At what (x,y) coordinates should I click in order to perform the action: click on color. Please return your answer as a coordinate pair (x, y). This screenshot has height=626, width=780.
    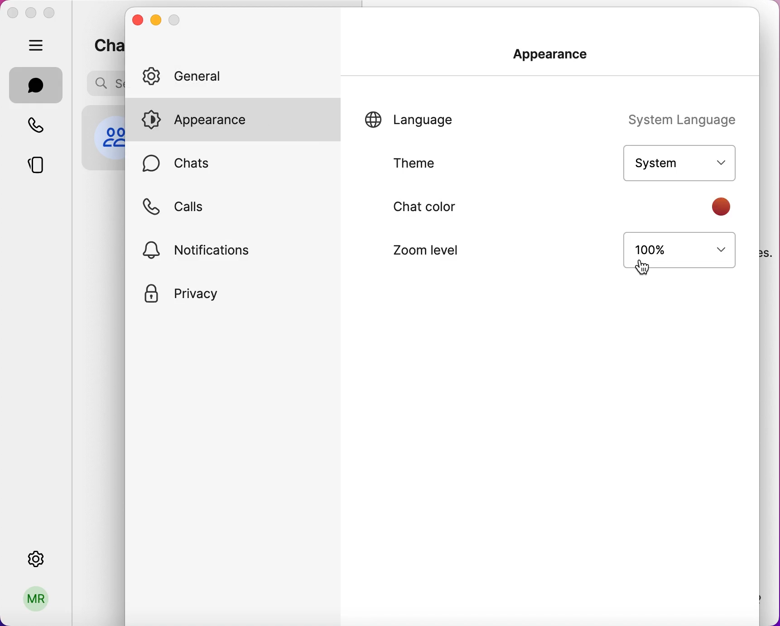
    Looking at the image, I should click on (721, 206).